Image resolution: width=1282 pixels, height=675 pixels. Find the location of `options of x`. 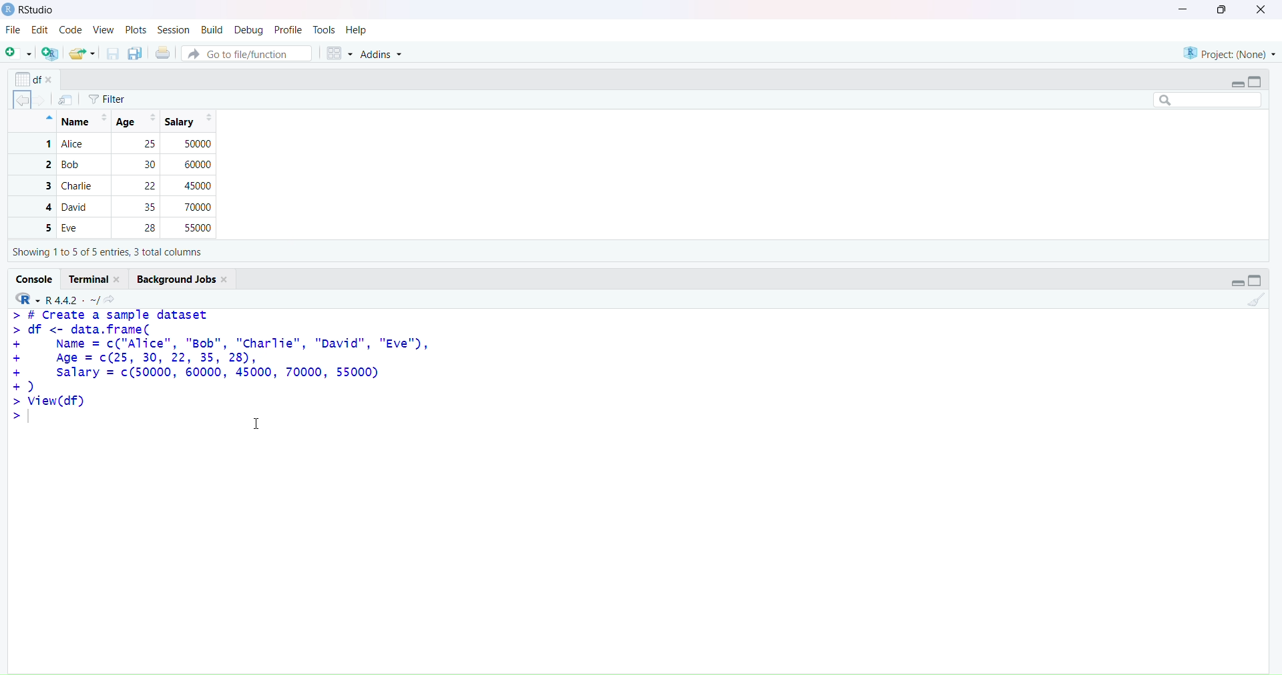

options of x is located at coordinates (37, 80).